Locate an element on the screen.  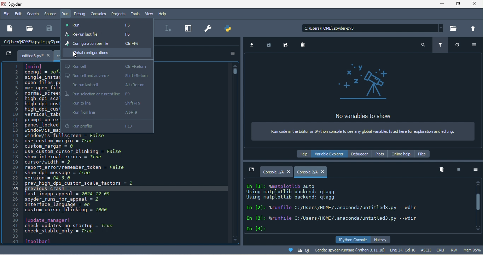
plots is located at coordinates (379, 154).